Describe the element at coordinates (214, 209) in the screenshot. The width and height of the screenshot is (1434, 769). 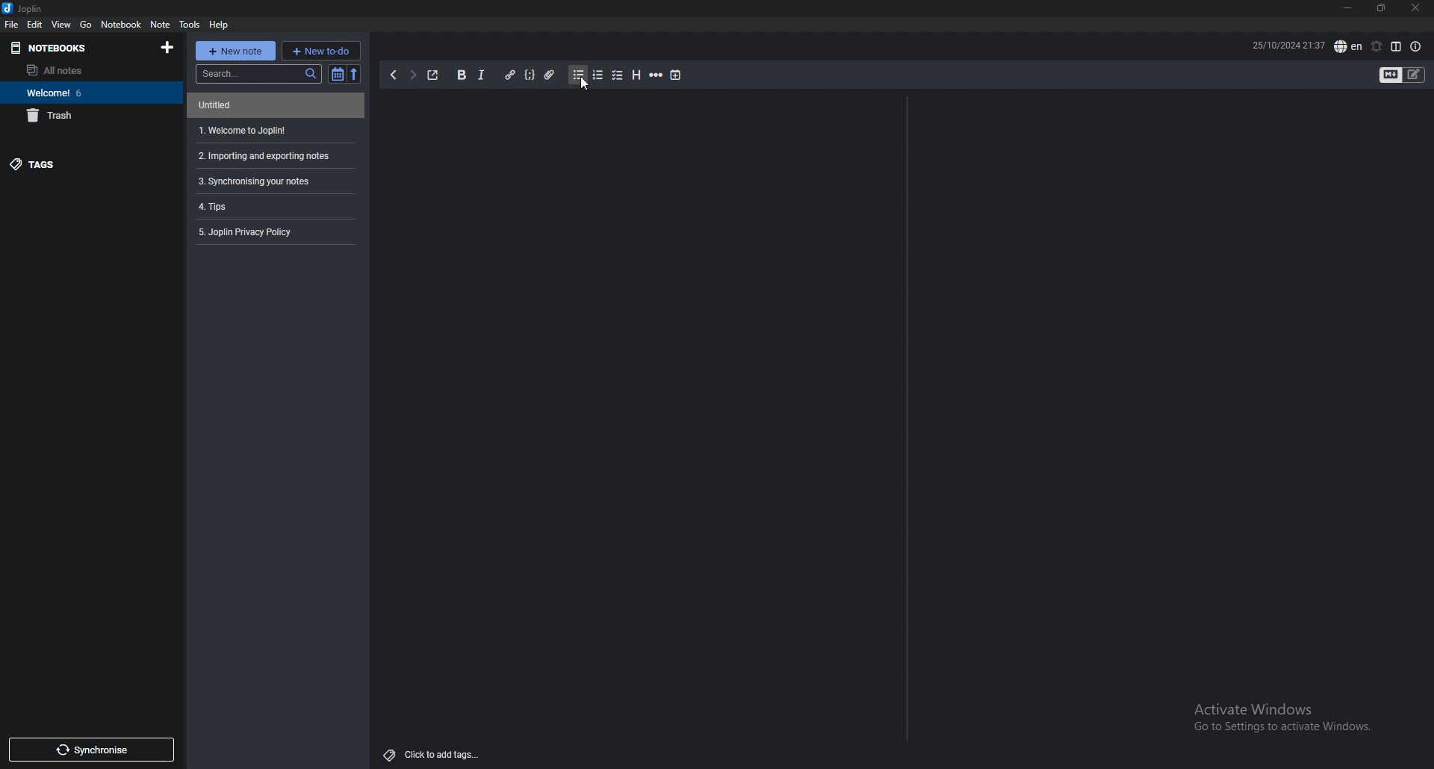
I see `Tips` at that location.